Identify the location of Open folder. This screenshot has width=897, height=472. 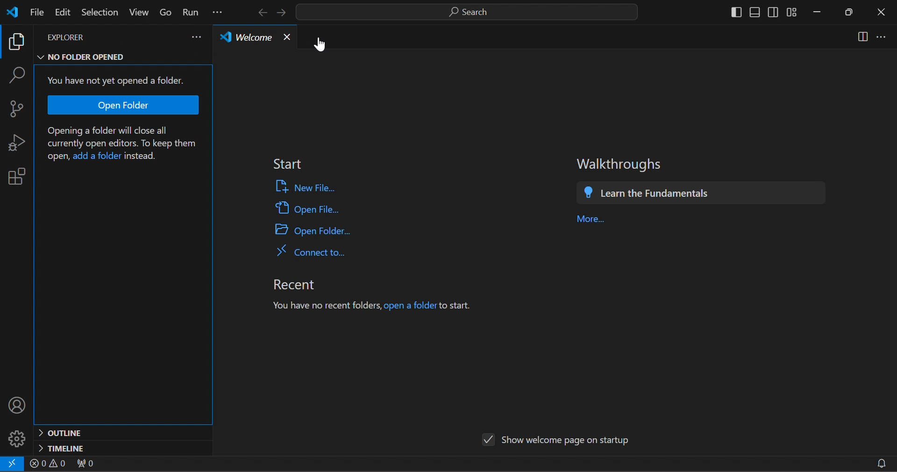
(125, 105).